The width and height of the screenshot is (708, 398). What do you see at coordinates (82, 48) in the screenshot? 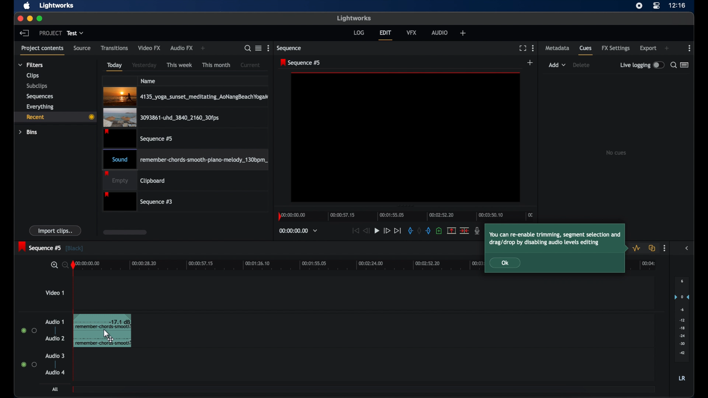
I see `source` at bounding box center [82, 48].